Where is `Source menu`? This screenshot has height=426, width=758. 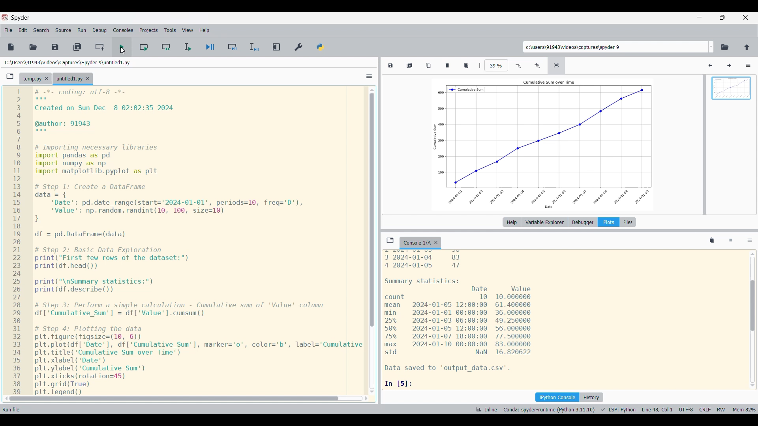
Source menu is located at coordinates (63, 30).